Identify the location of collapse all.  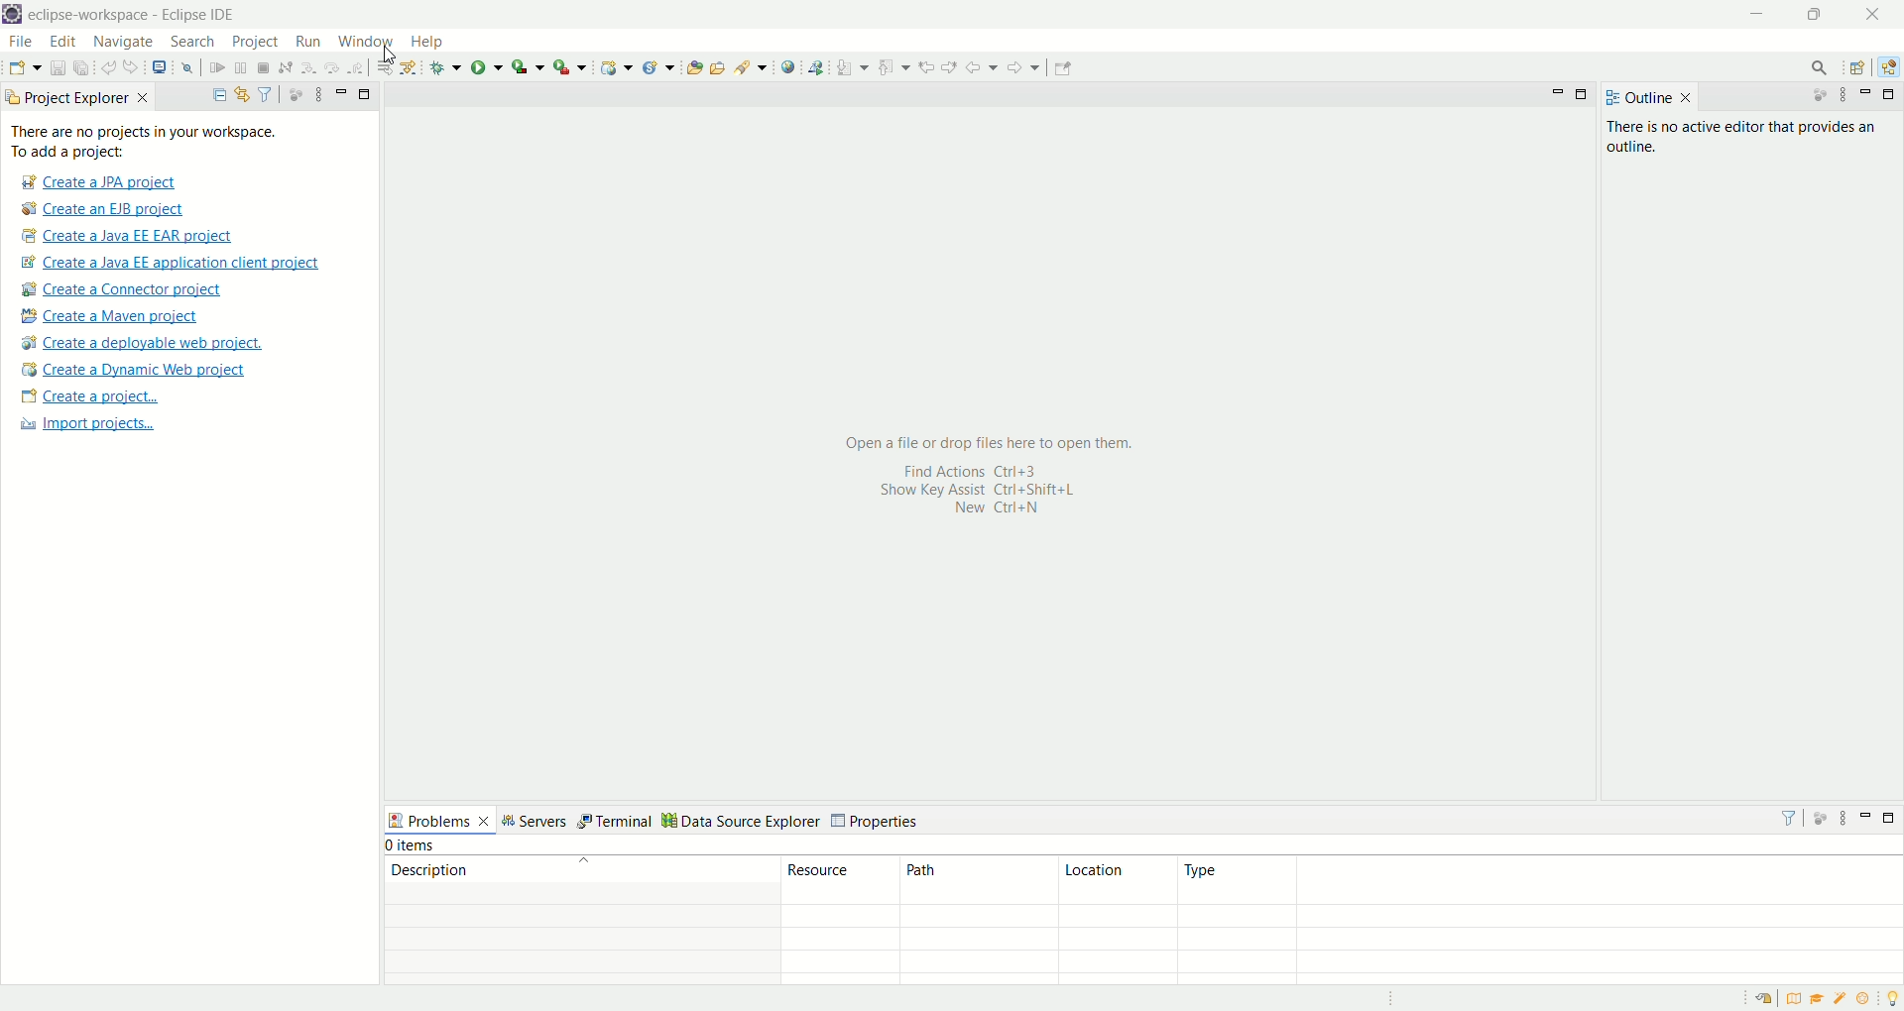
(216, 92).